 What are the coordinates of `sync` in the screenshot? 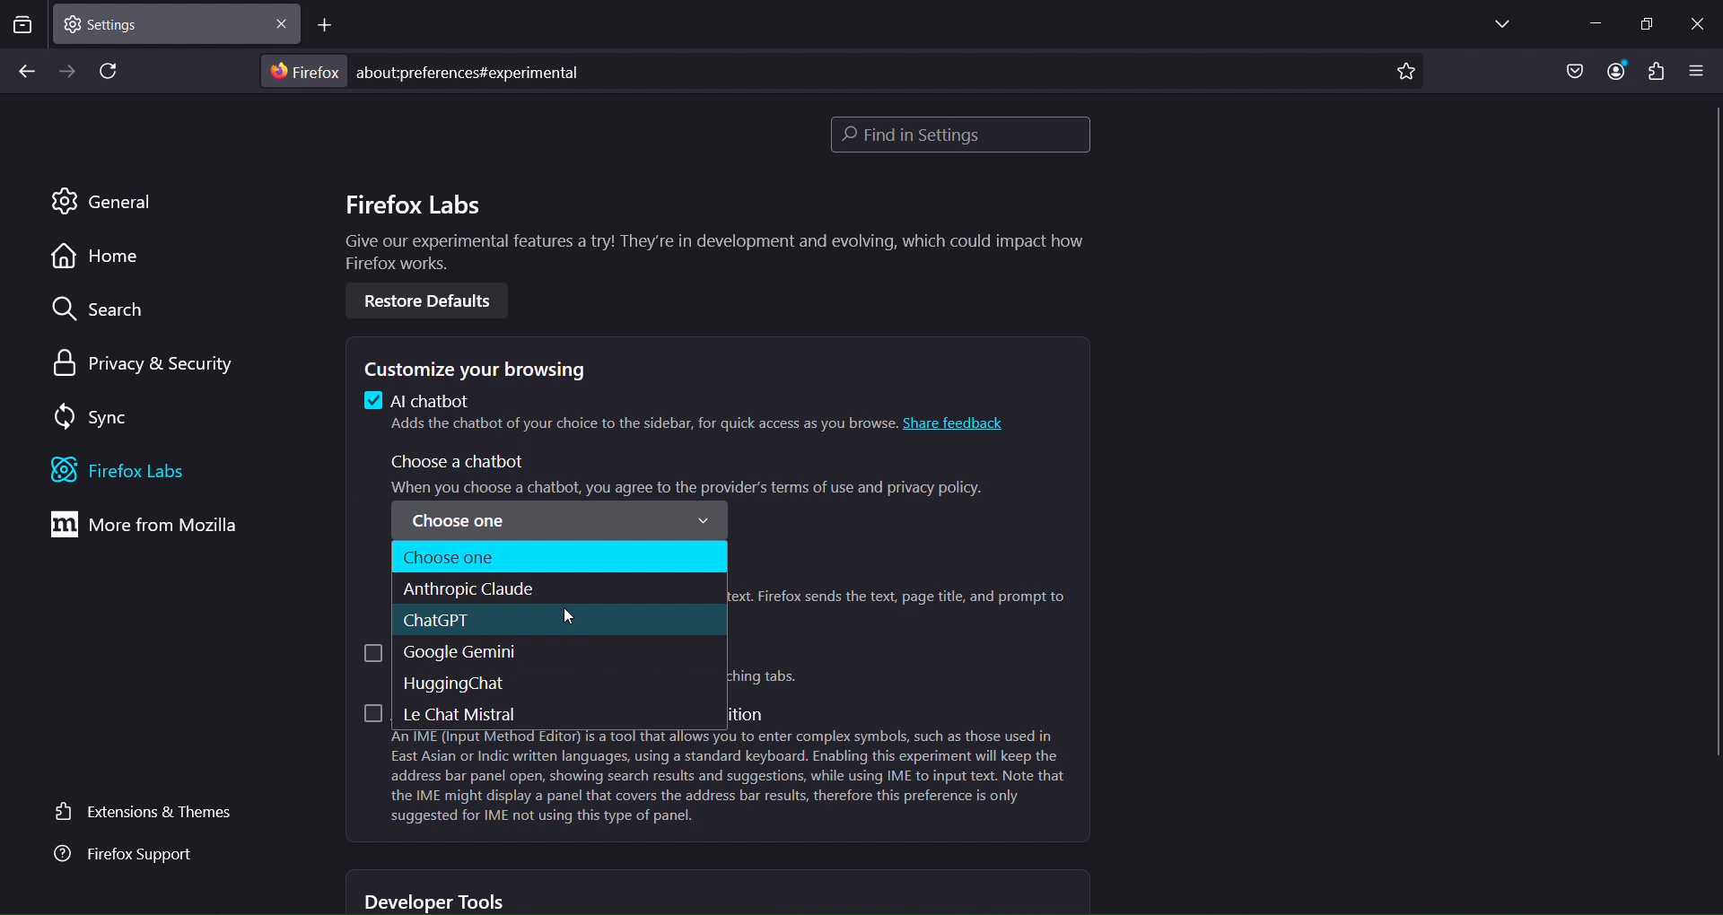 It's located at (90, 414).